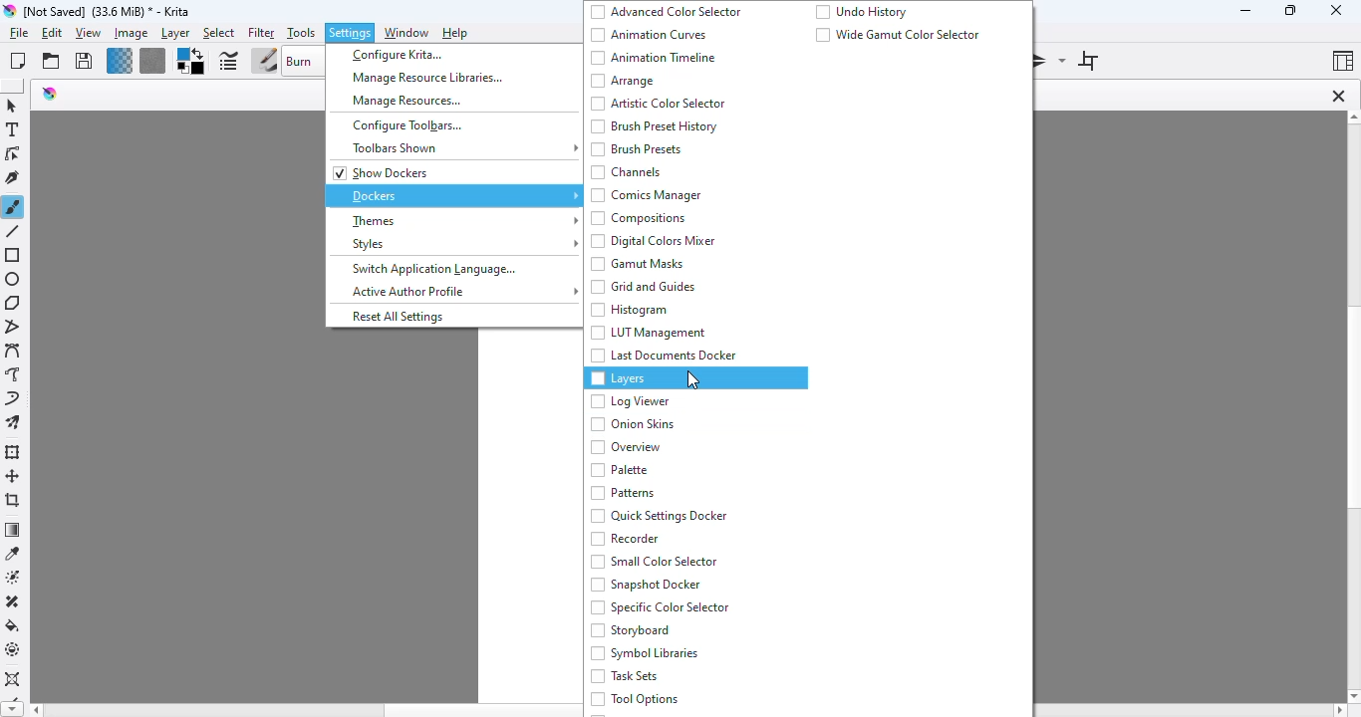 This screenshot has width=1361, height=717. Describe the element at coordinates (300, 33) in the screenshot. I see `tools` at that location.